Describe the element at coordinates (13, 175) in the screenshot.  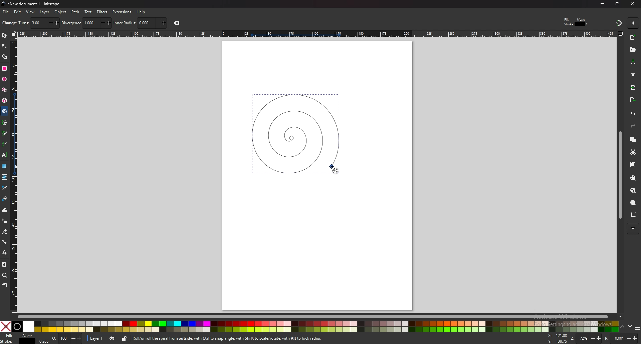
I see `vertical scale` at that location.